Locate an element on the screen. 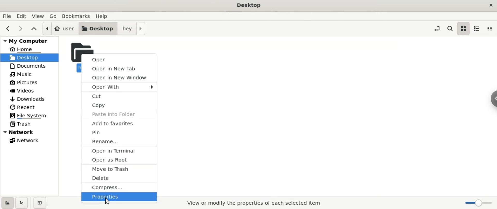 The image size is (497, 209). zoom is located at coordinates (480, 203).